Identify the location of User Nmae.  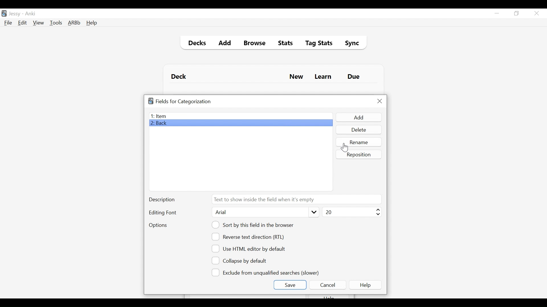
(16, 14).